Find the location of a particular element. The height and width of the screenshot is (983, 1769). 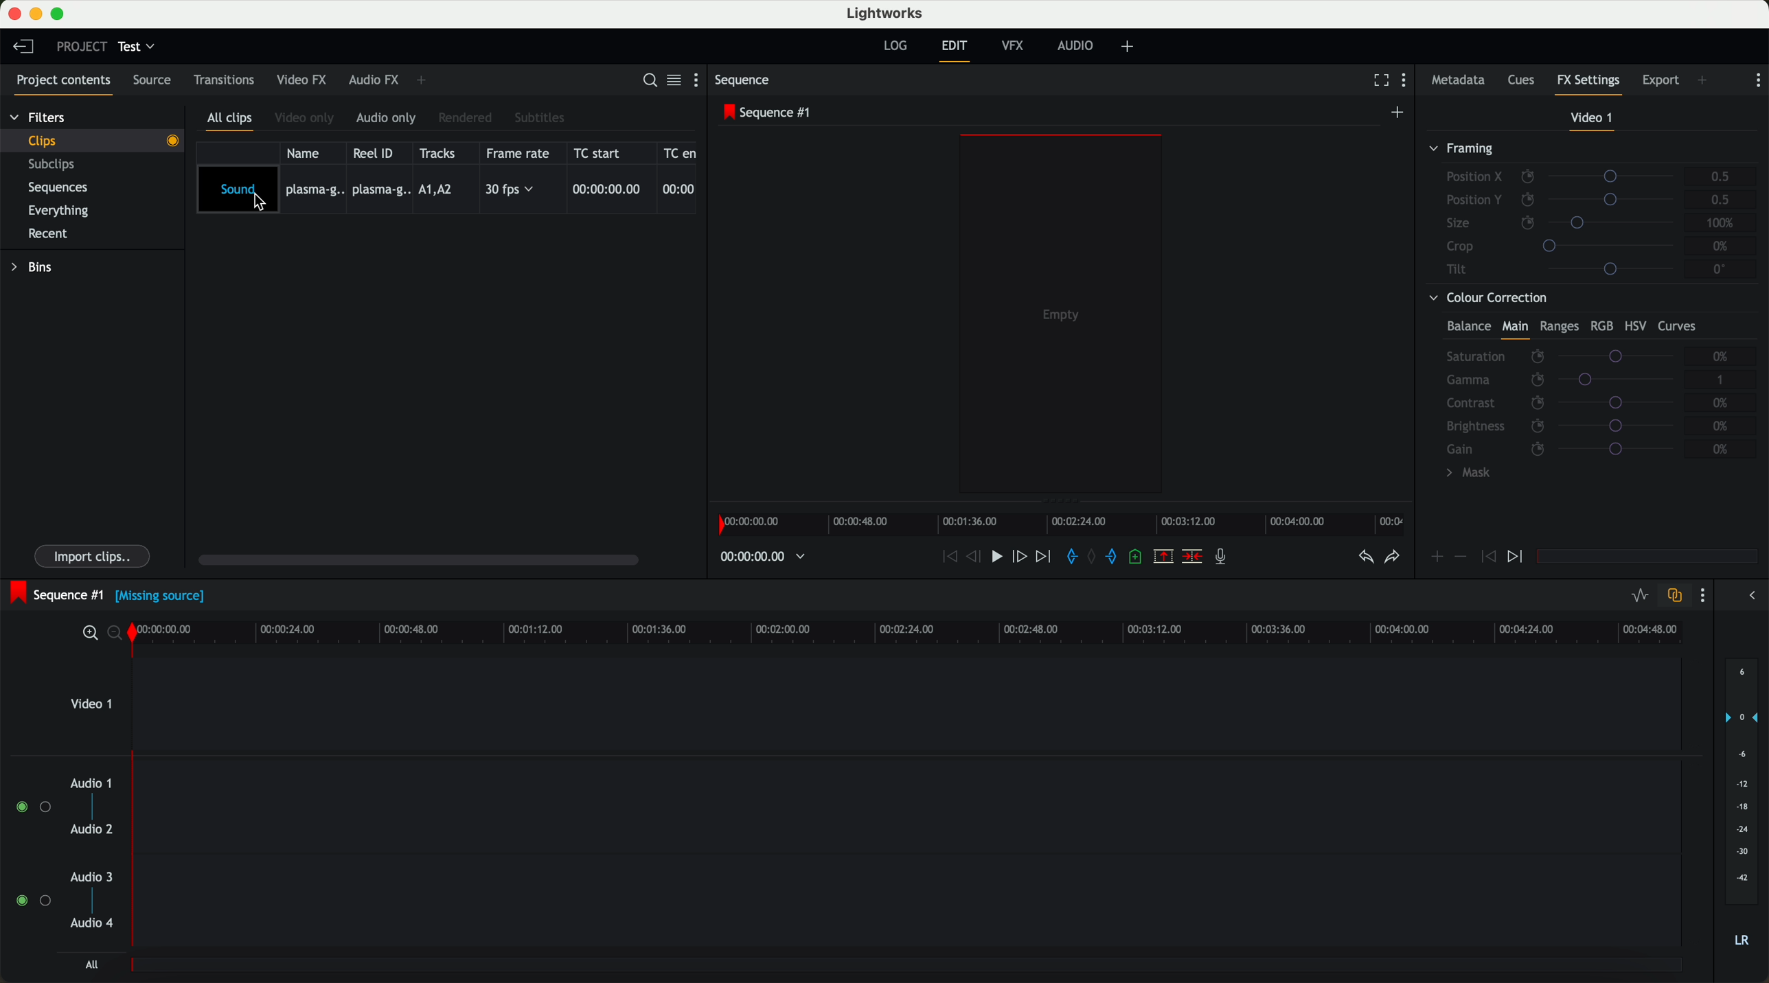

clear all marks is located at coordinates (1094, 558).